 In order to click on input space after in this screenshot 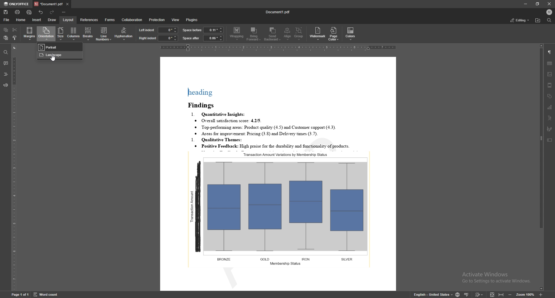, I will do `click(213, 38)`.